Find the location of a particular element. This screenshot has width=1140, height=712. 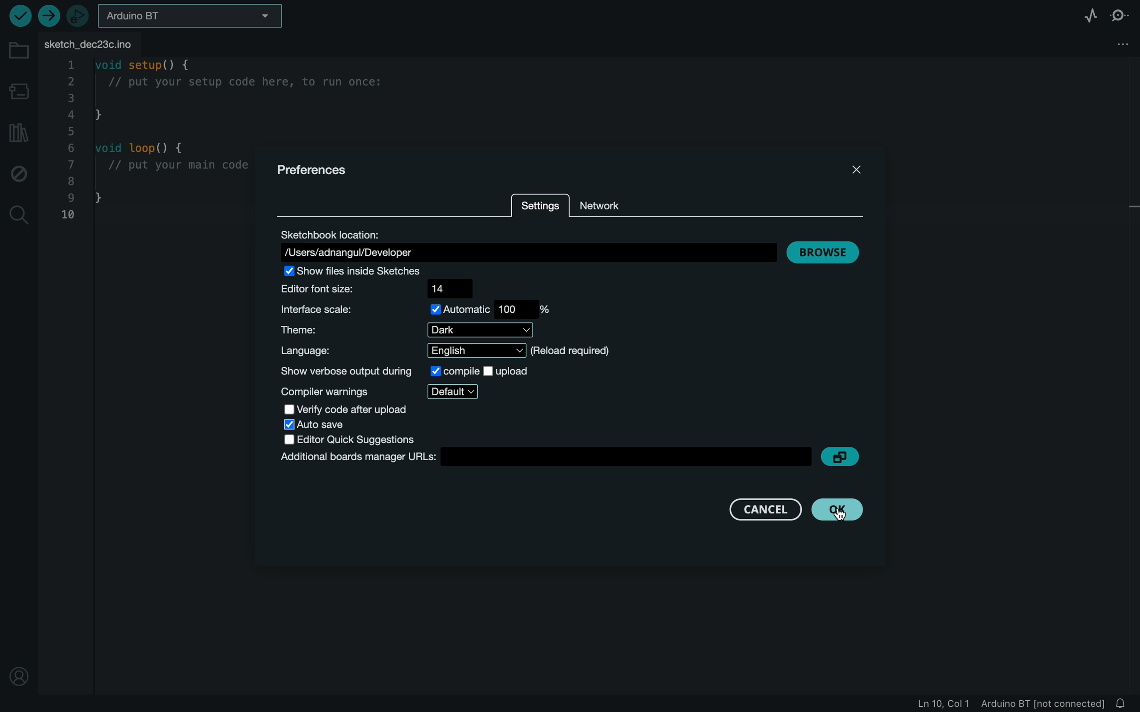

notification is located at coordinates (1127, 702).